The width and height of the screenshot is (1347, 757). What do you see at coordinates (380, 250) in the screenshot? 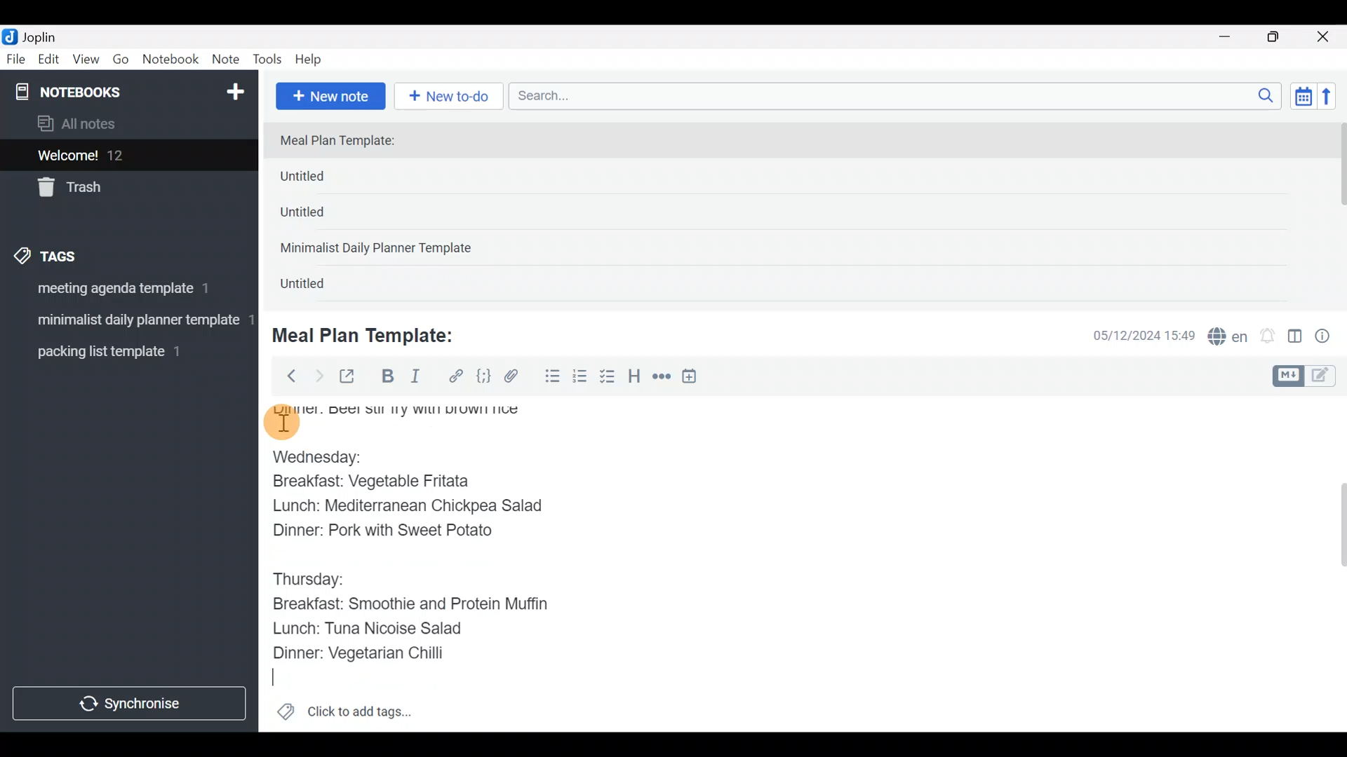
I see `Minimalist Daily Planner Template` at bounding box center [380, 250].